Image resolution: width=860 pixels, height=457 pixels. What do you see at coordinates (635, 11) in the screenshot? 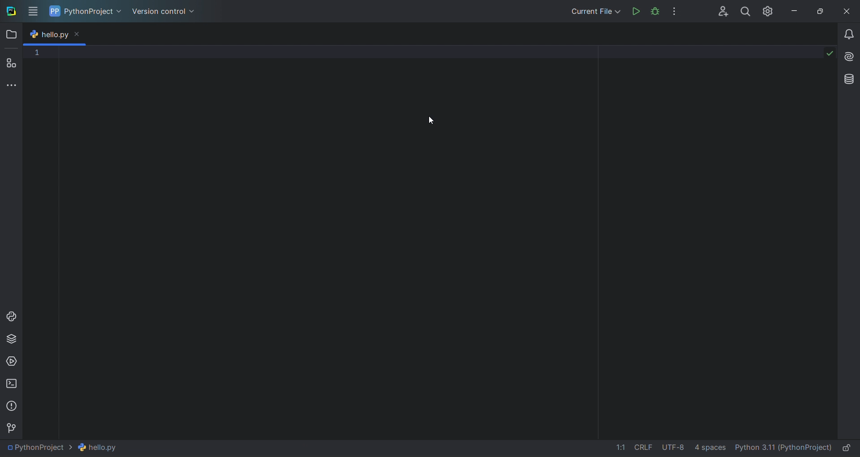
I see `run` at bounding box center [635, 11].